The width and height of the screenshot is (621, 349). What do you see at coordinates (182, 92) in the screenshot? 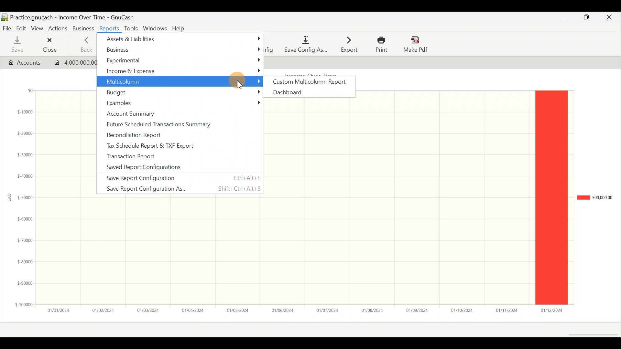
I see `Budget` at bounding box center [182, 92].